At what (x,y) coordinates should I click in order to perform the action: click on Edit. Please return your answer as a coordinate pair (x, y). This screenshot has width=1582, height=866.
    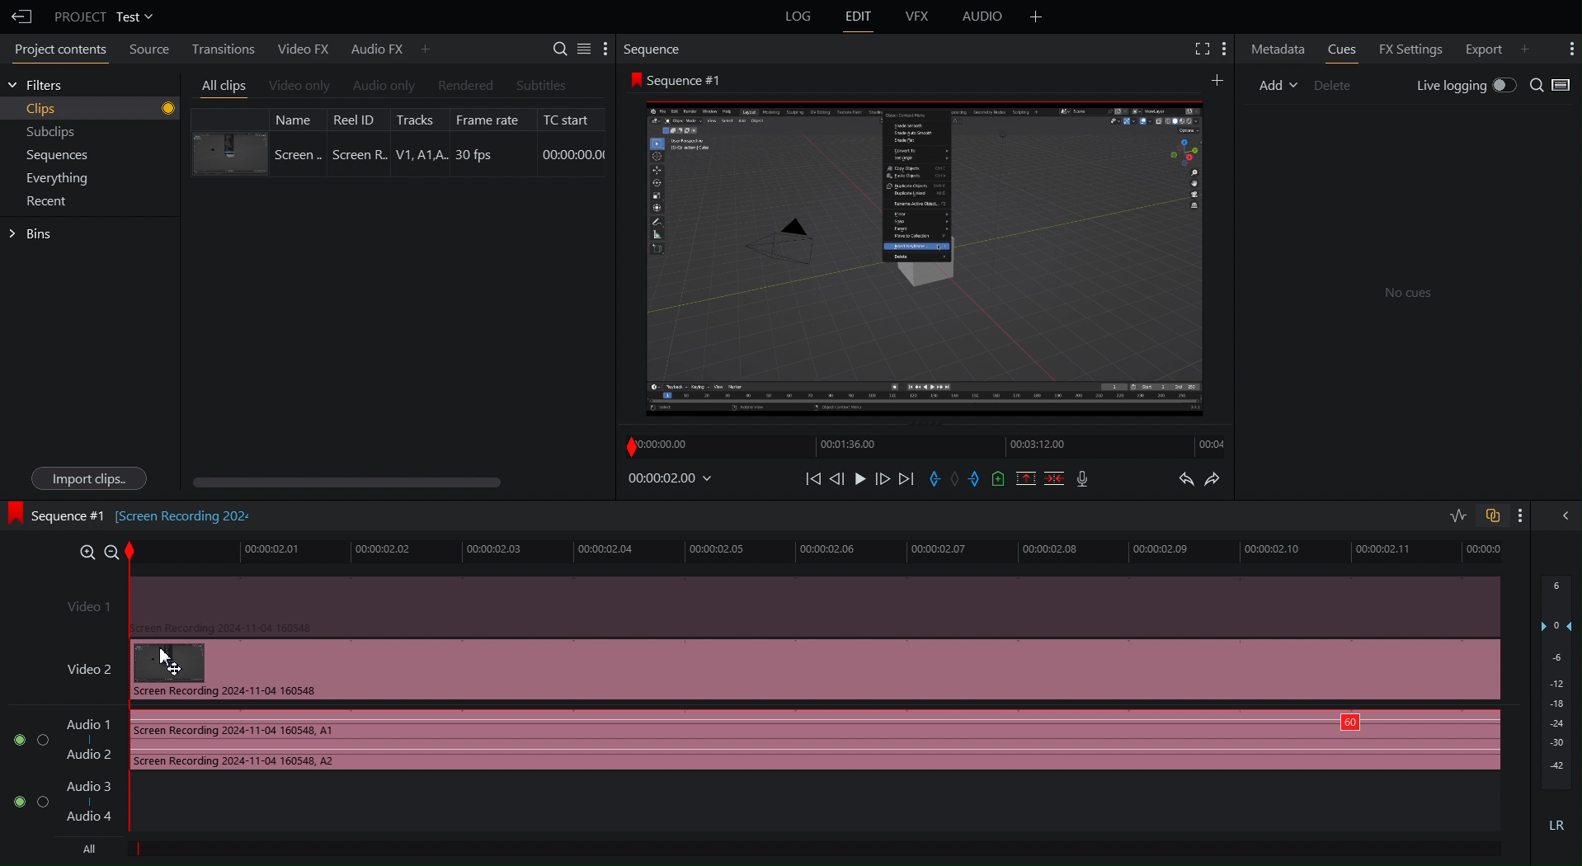
    Looking at the image, I should click on (858, 17).